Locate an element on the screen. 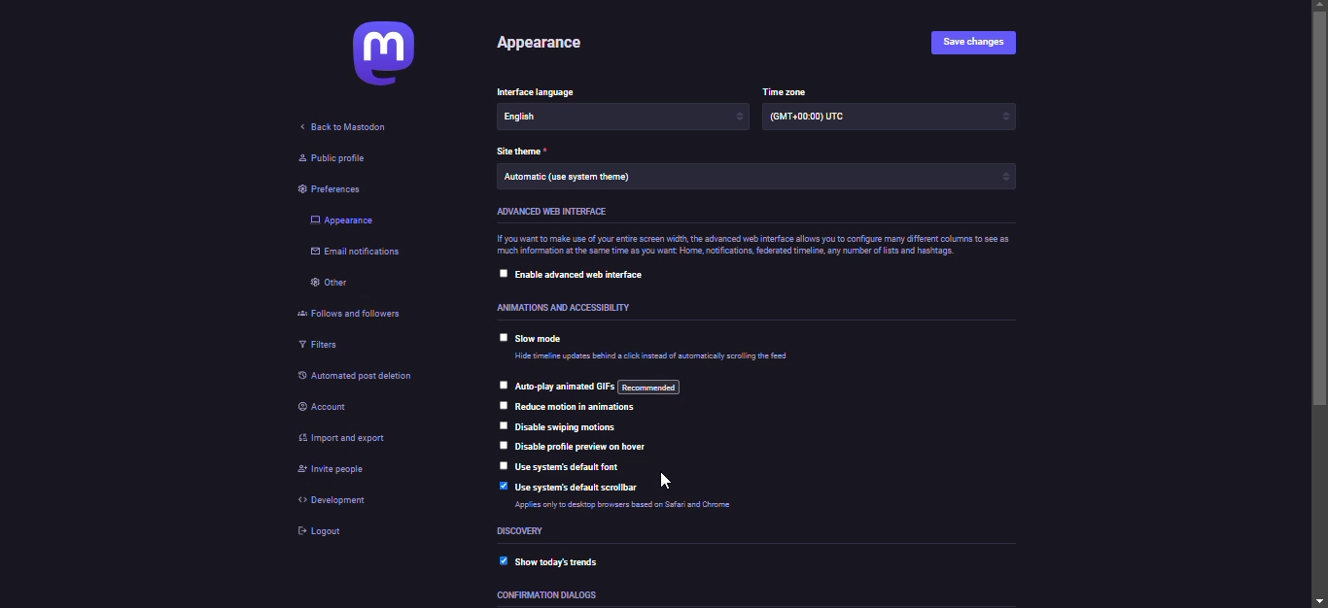  theme is located at coordinates (577, 177).